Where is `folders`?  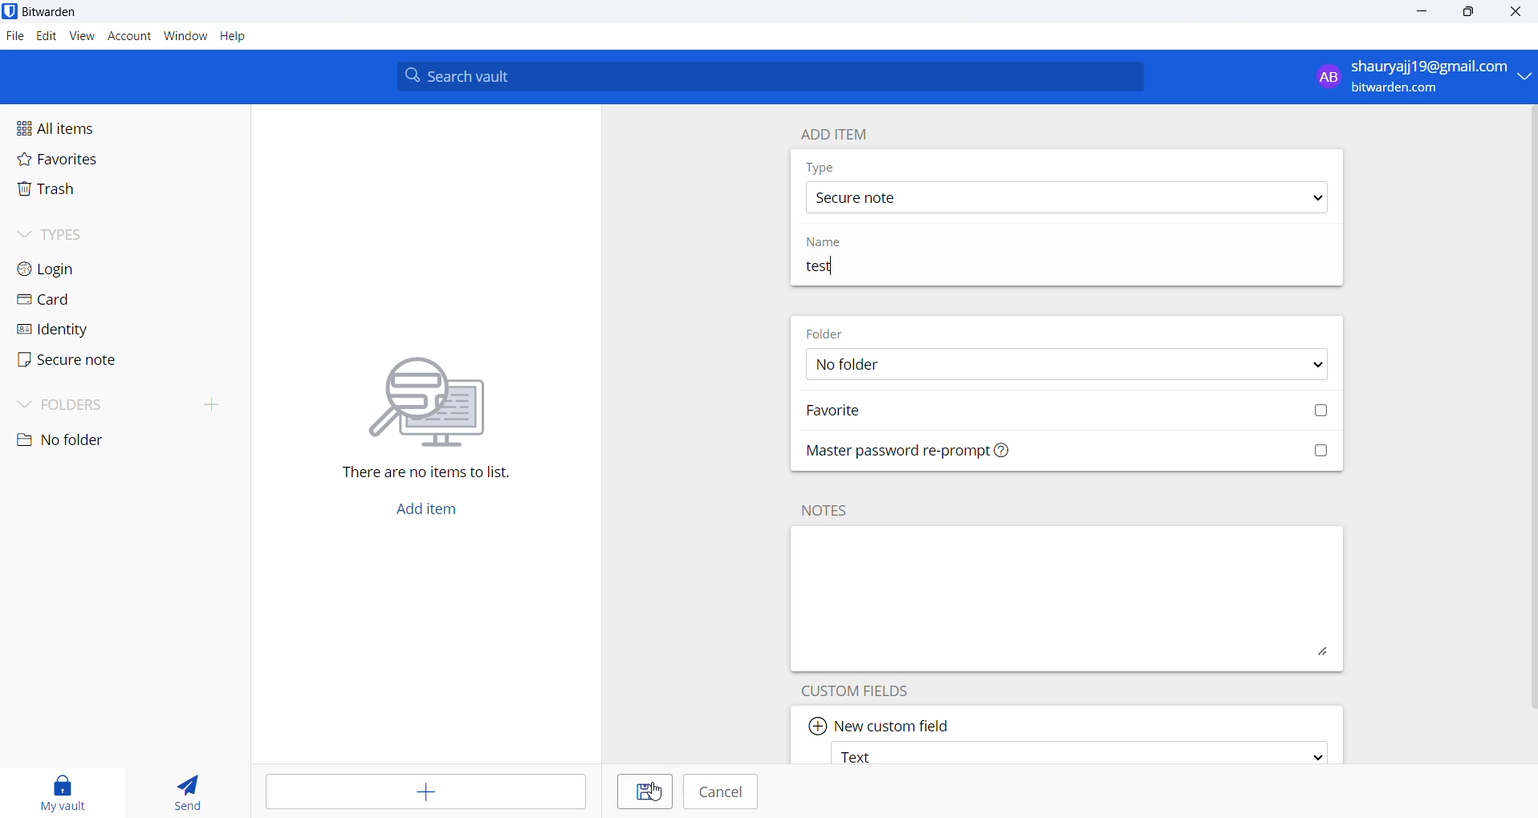
folders is located at coordinates (125, 407).